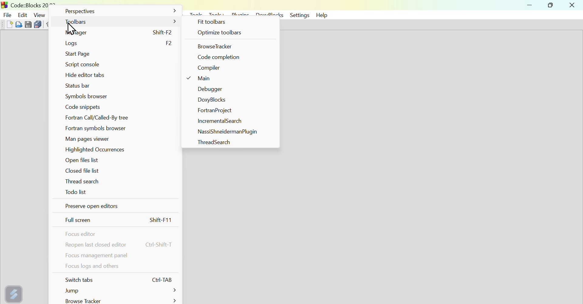 The image size is (583, 304). What do you see at coordinates (215, 111) in the screenshot?
I see `Fortran project` at bounding box center [215, 111].